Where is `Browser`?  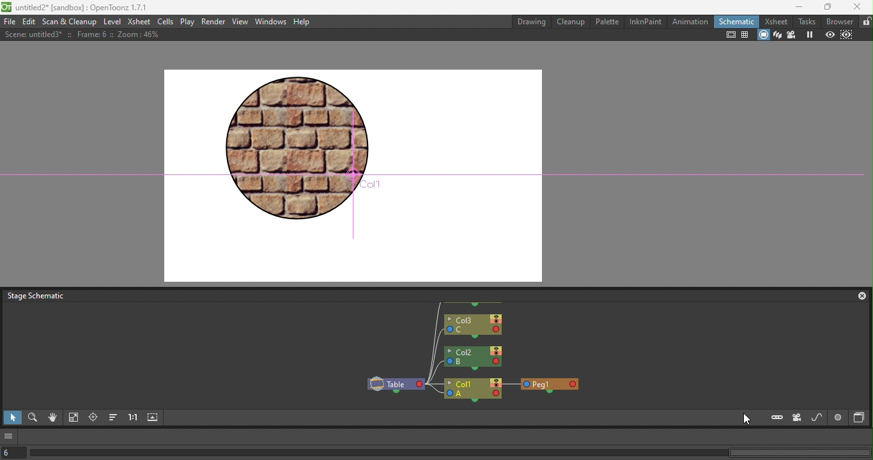
Browser is located at coordinates (840, 22).